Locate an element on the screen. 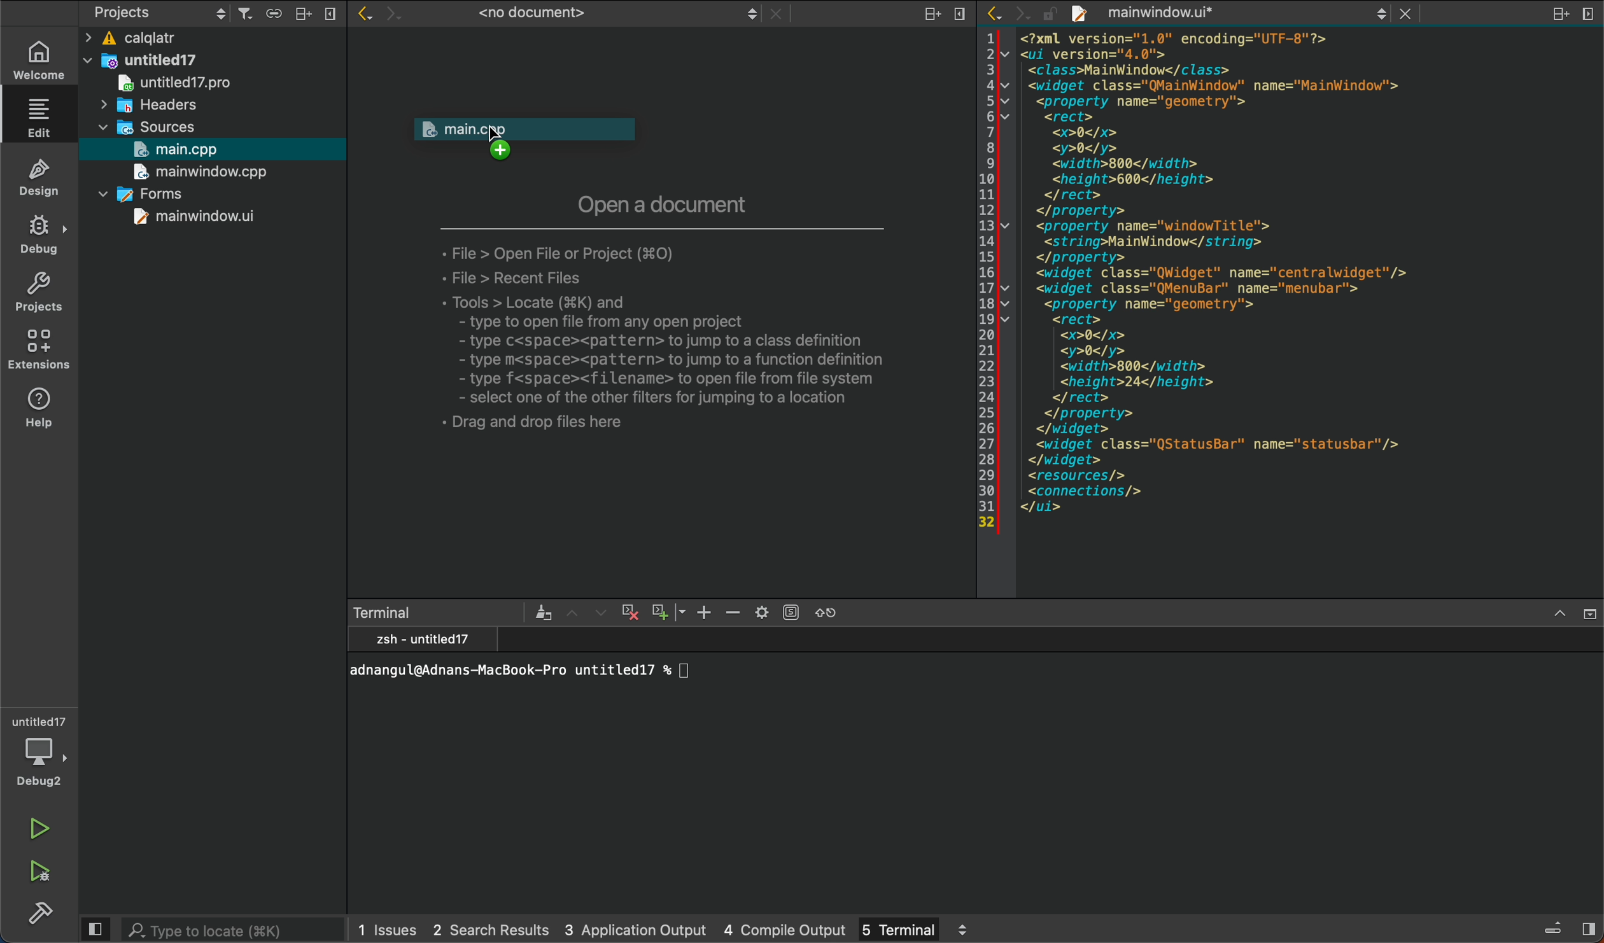  reset is located at coordinates (836, 611).